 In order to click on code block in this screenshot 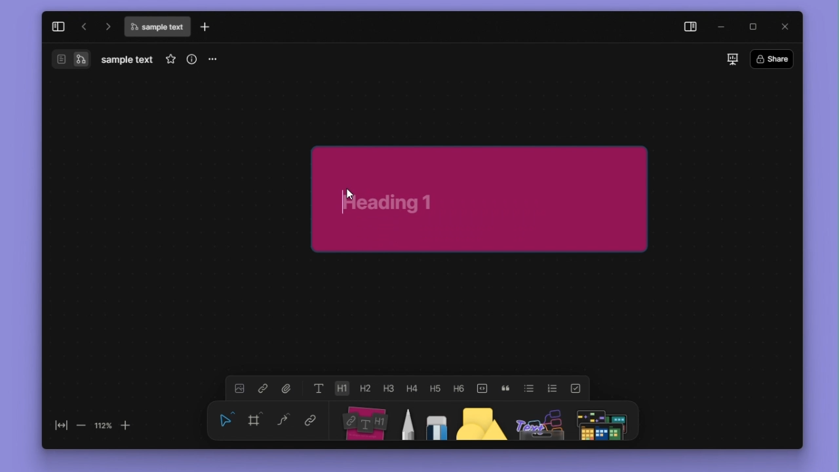, I will do `click(482, 389)`.